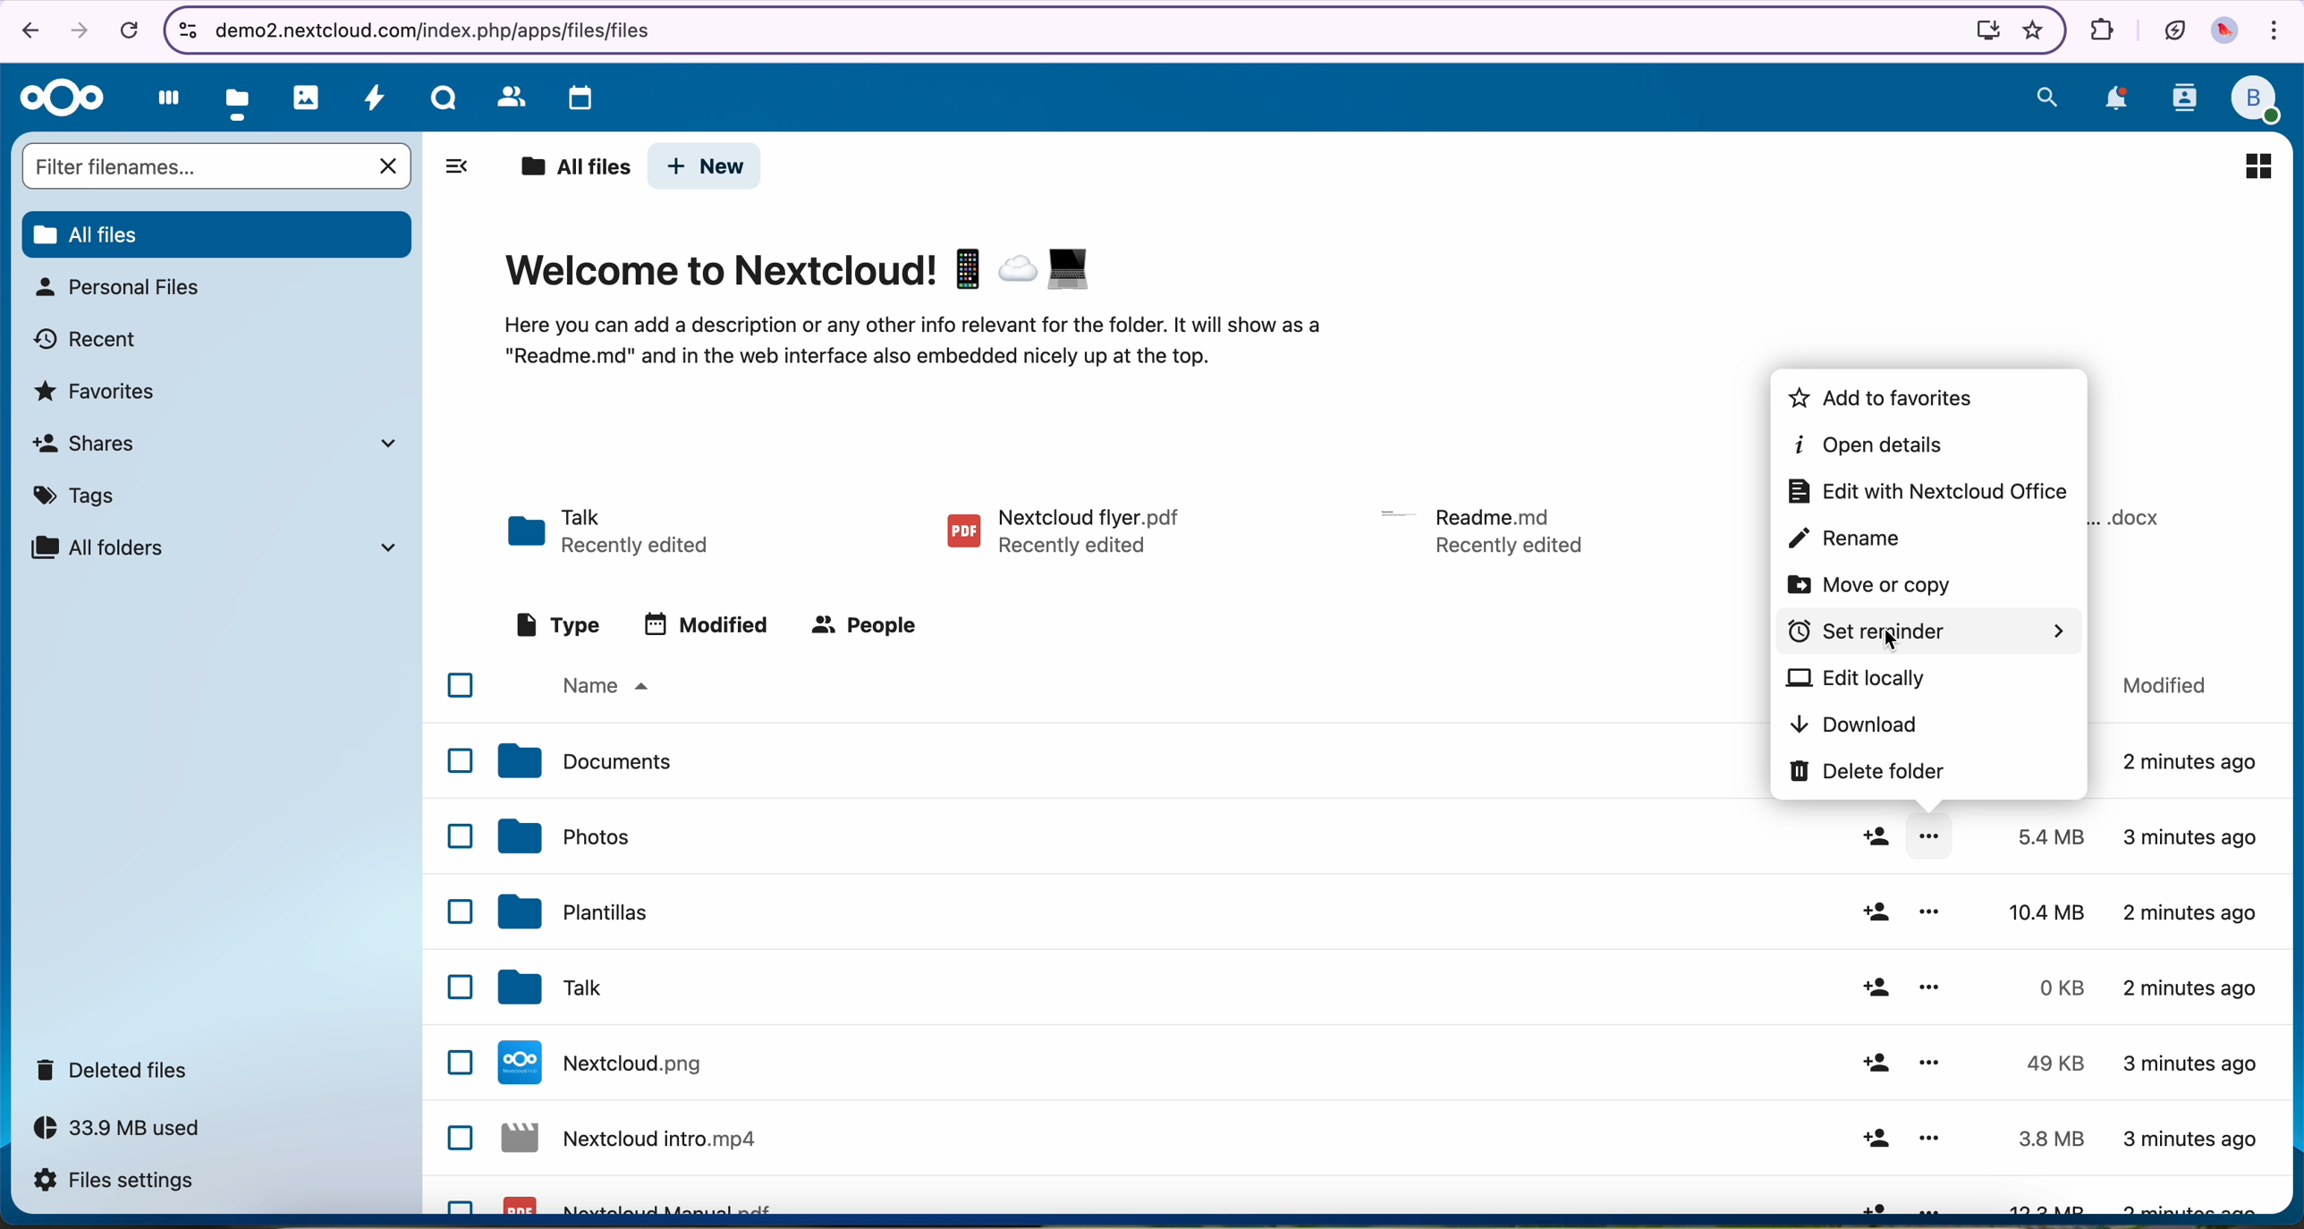 This screenshot has width=2304, height=1229. Describe the element at coordinates (2194, 765) in the screenshot. I see `2 minutes ago` at that location.